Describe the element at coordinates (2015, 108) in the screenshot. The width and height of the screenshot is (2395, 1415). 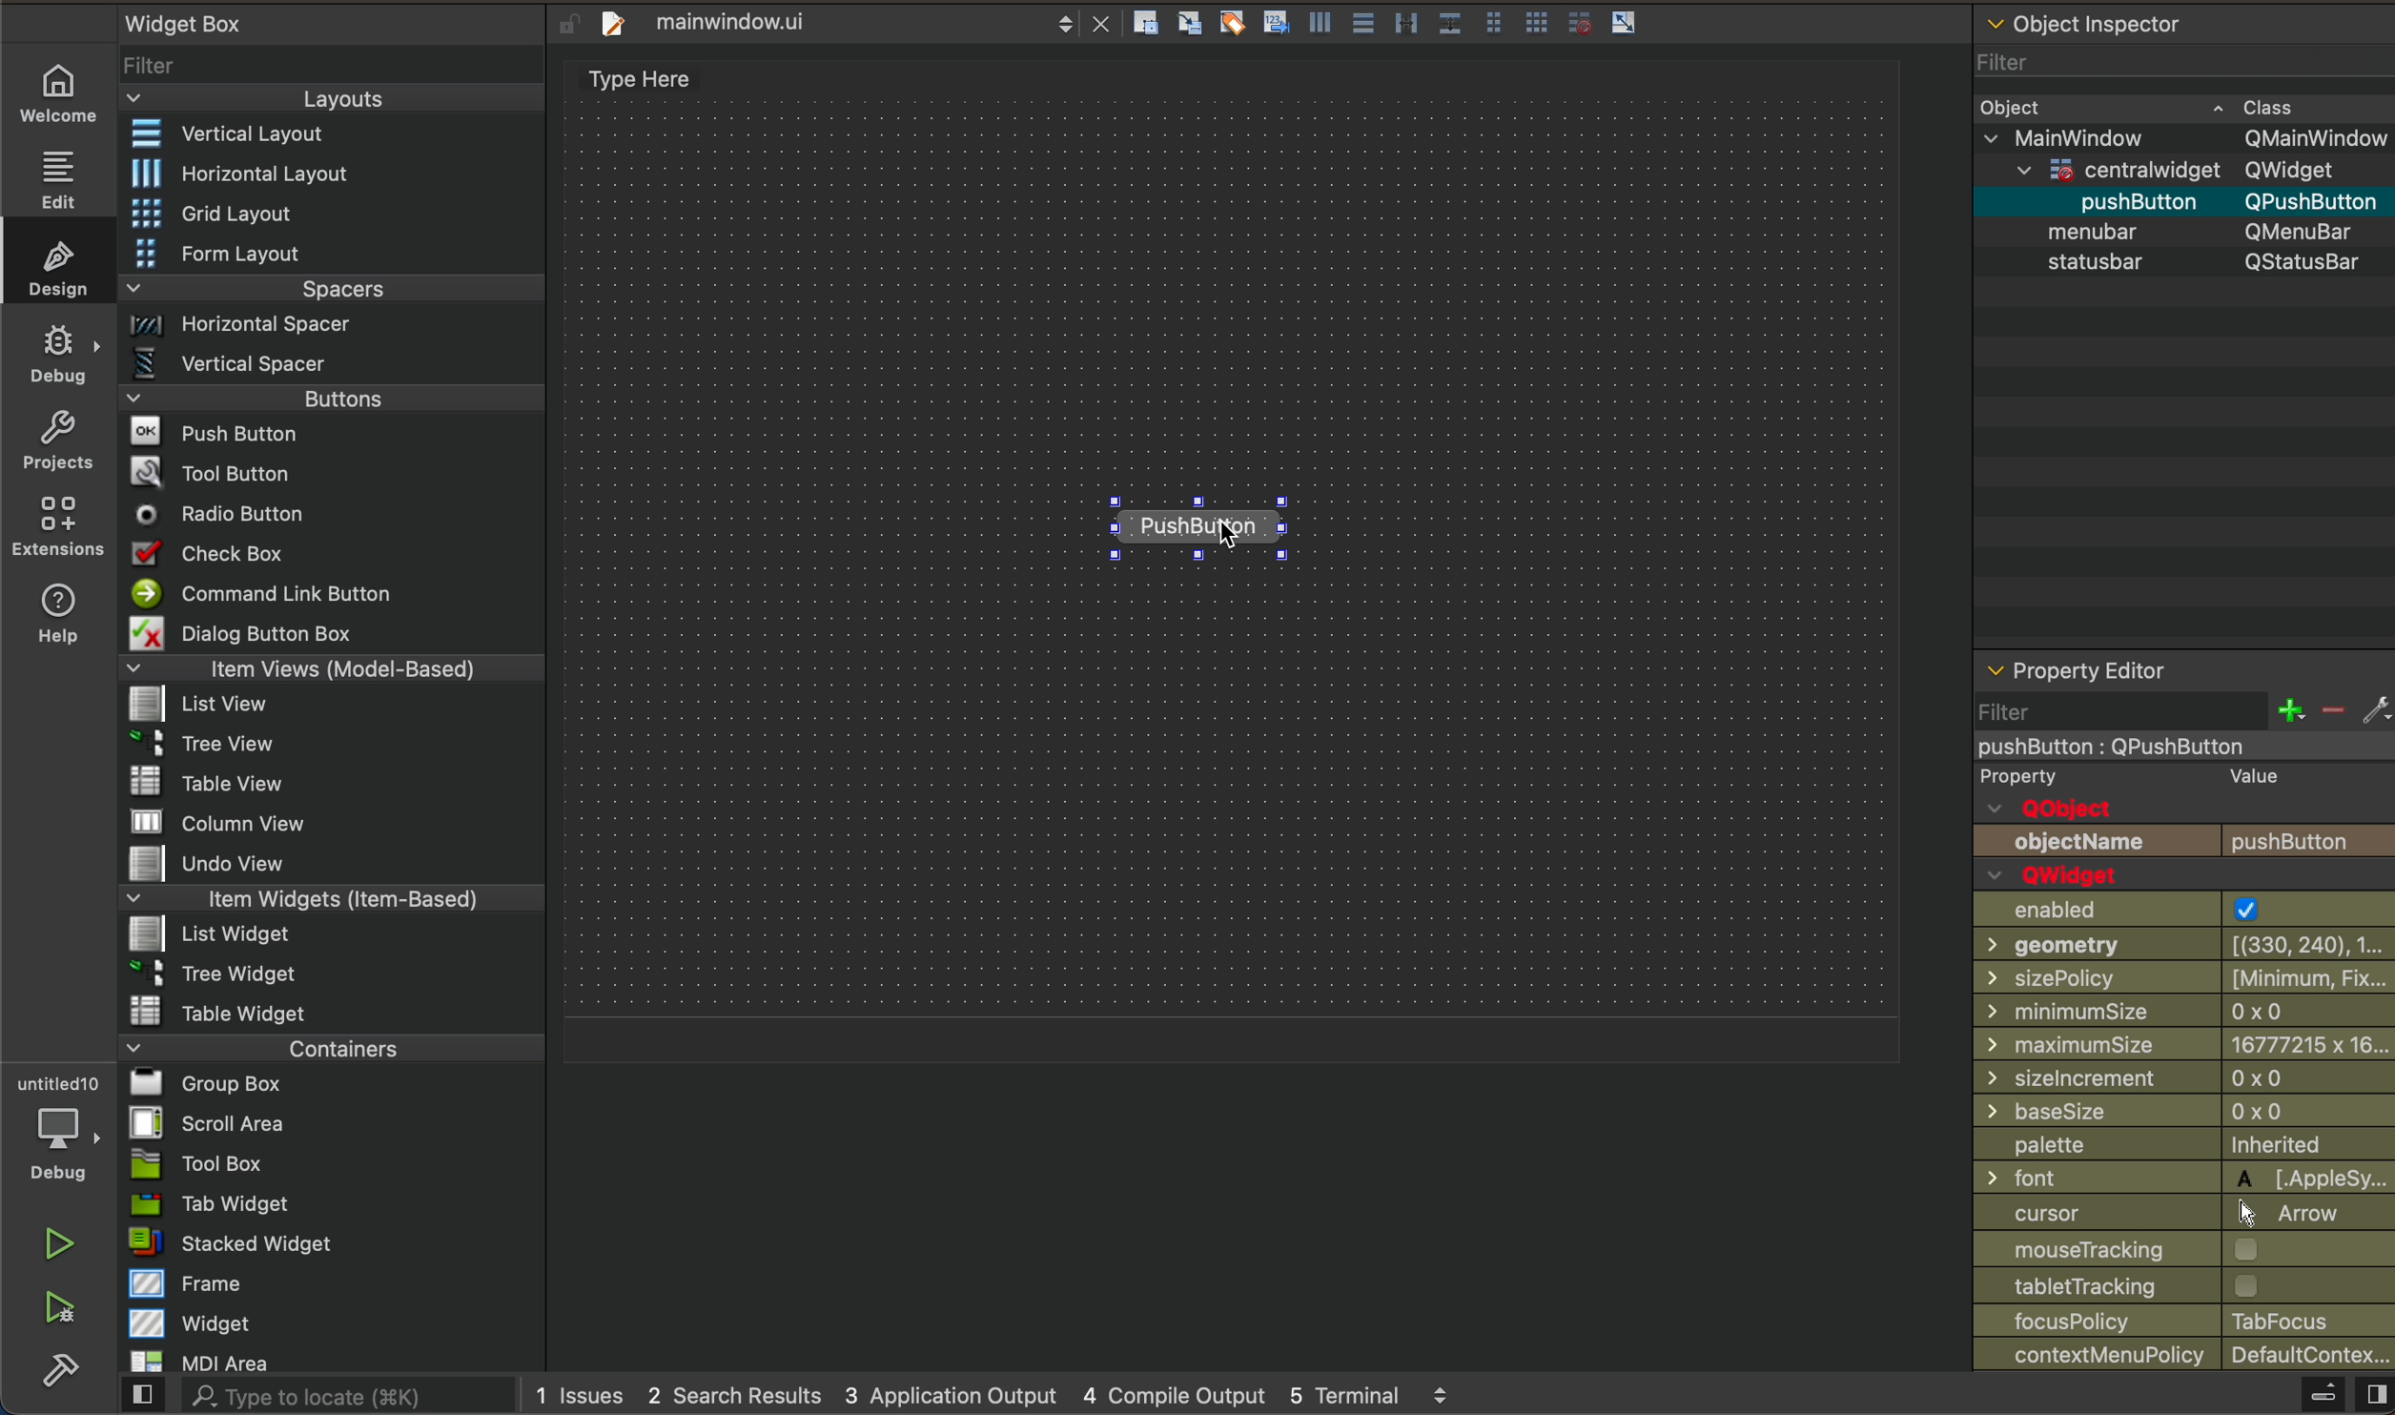
I see `Object` at that location.